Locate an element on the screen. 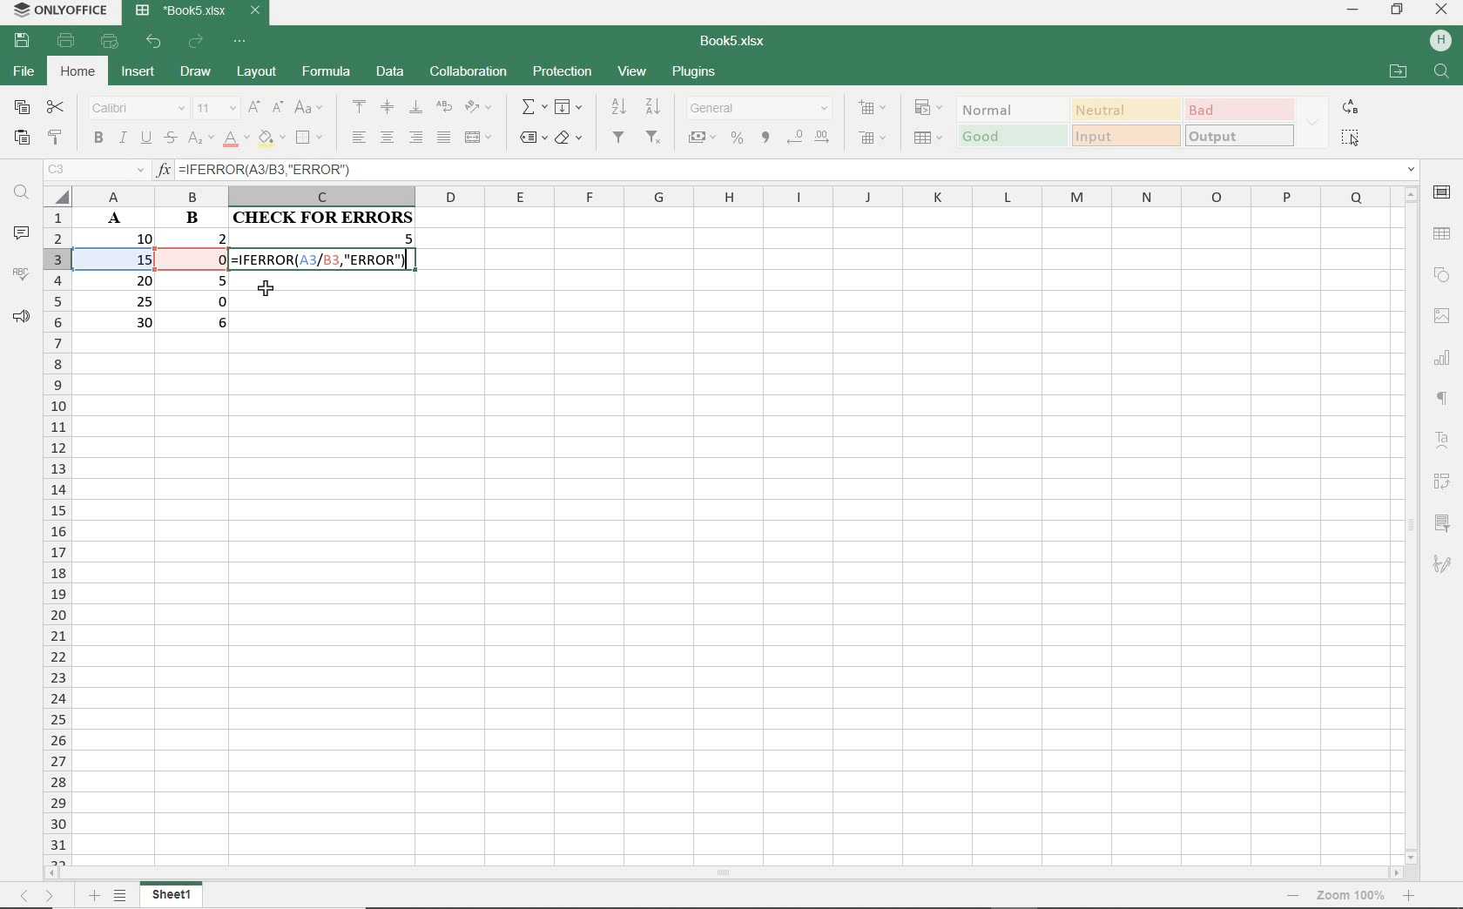  ALIGN TOP is located at coordinates (360, 106).